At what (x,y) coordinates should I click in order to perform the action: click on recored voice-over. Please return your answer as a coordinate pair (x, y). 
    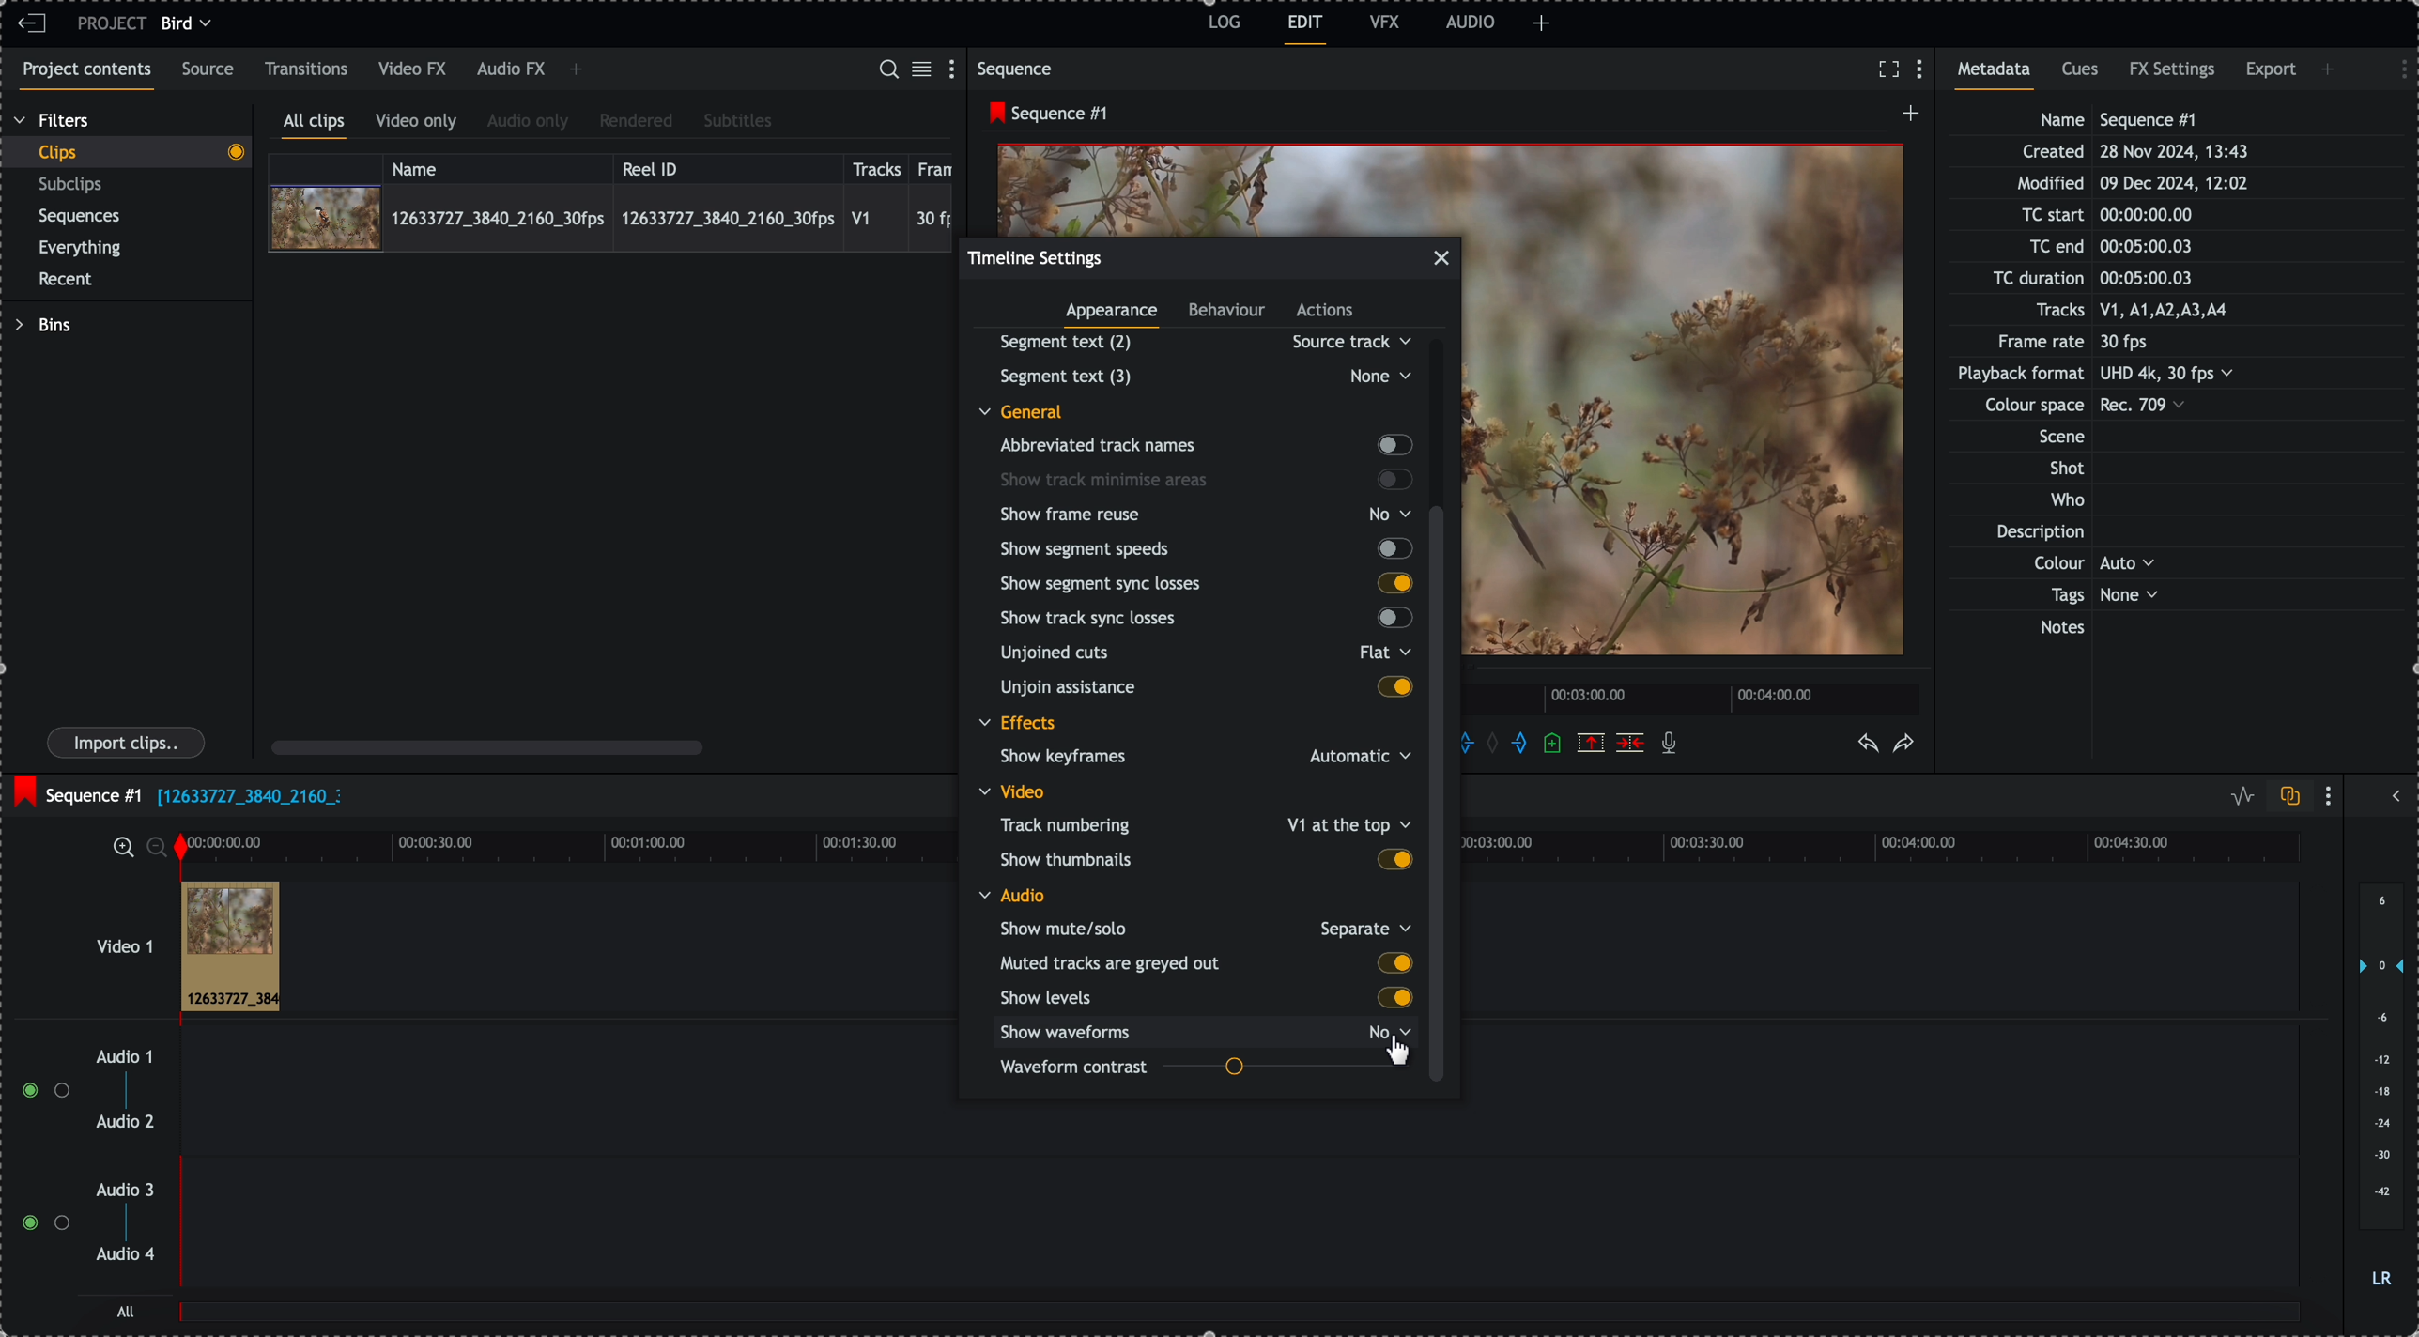
    Looking at the image, I should click on (1672, 745).